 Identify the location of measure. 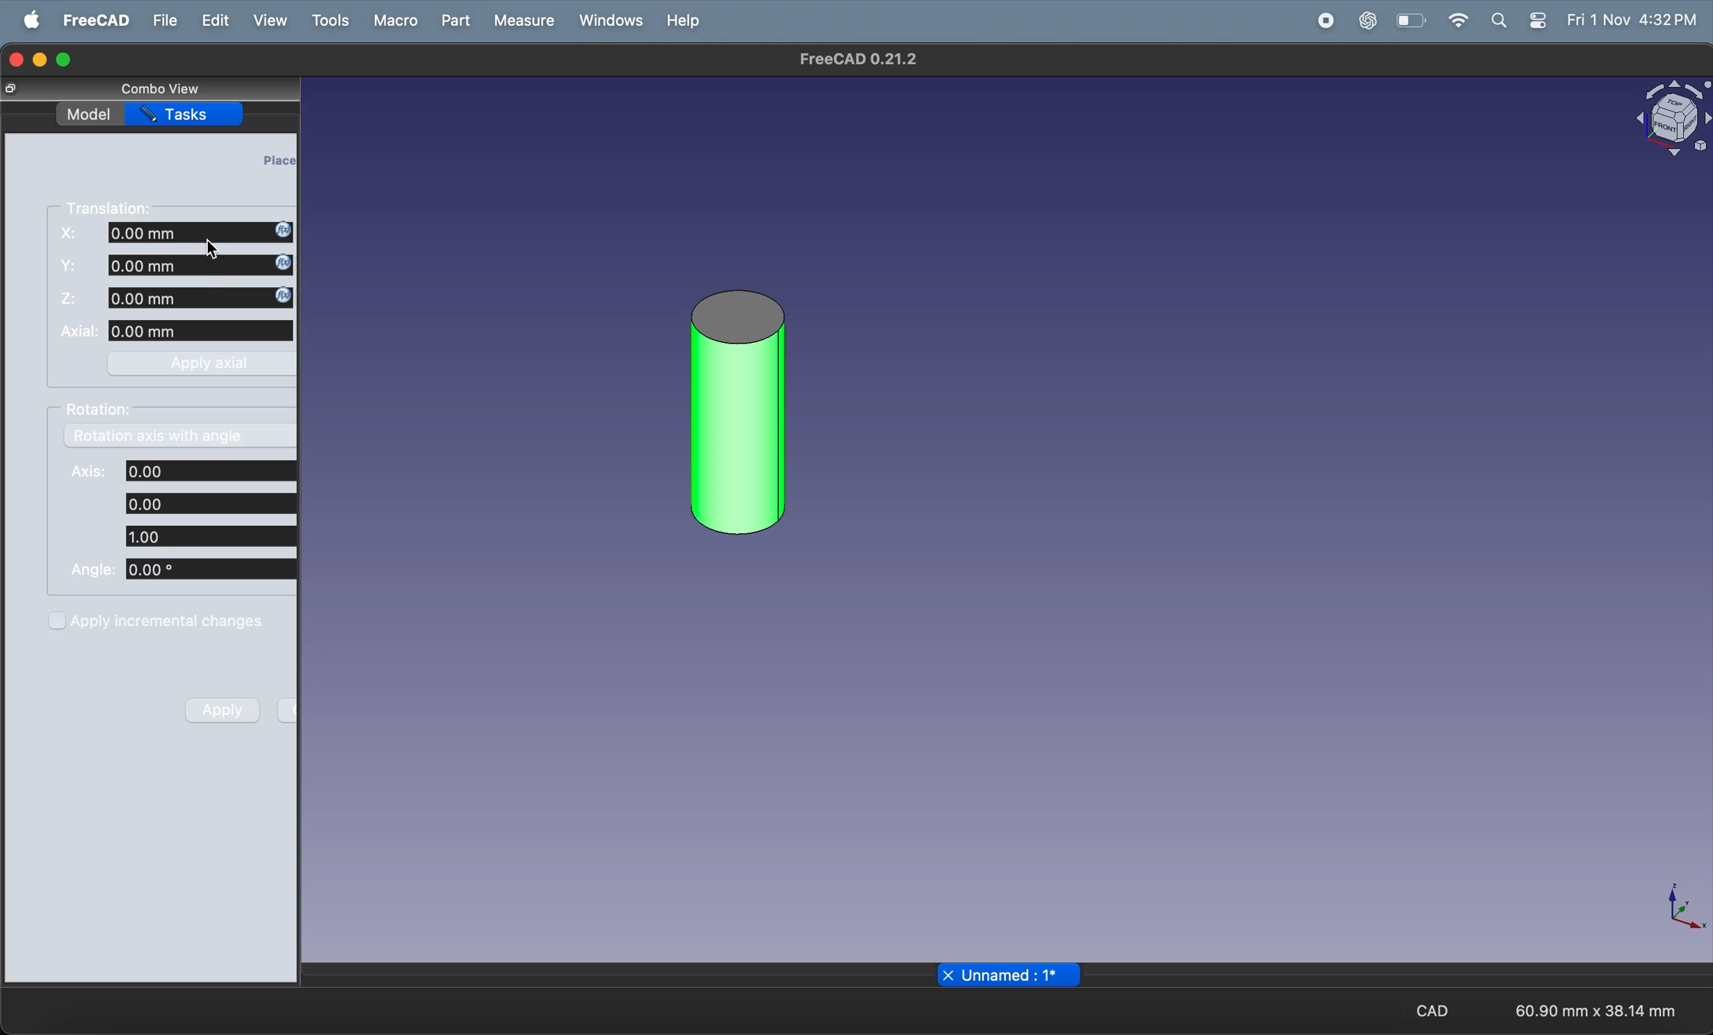
(523, 20).